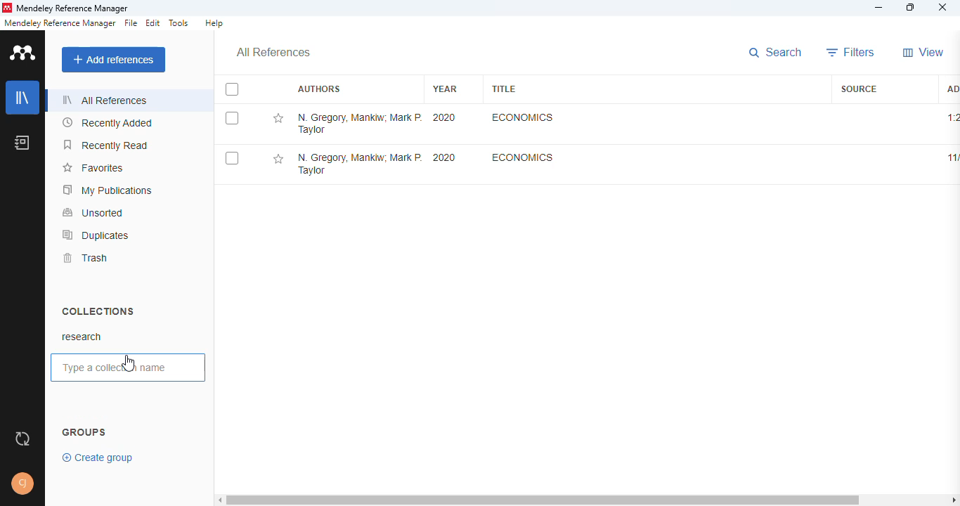  Describe the element at coordinates (880, 8) in the screenshot. I see `minimize` at that location.